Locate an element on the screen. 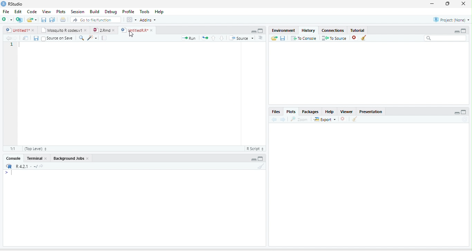  close is located at coordinates (45, 158).